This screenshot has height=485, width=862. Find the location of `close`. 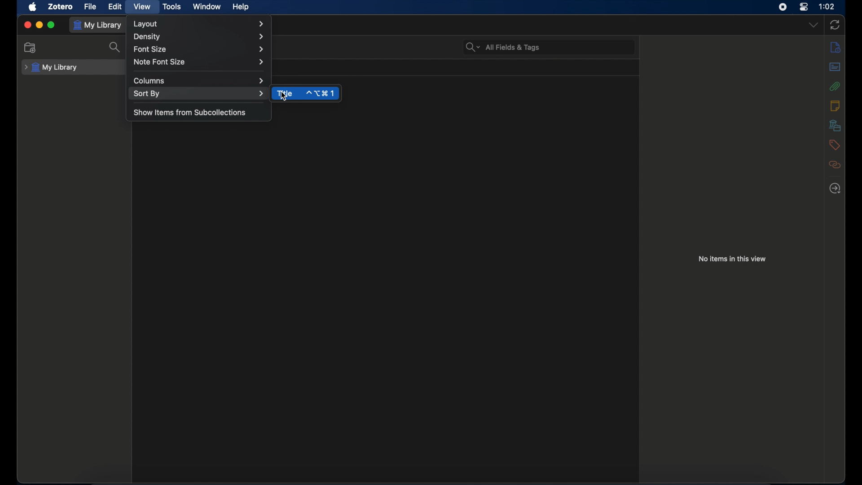

close is located at coordinates (27, 25).